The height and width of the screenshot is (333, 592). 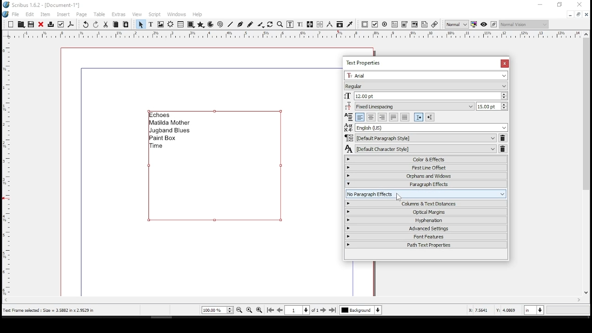 What do you see at coordinates (426, 159) in the screenshot?
I see `color and effects` at bounding box center [426, 159].